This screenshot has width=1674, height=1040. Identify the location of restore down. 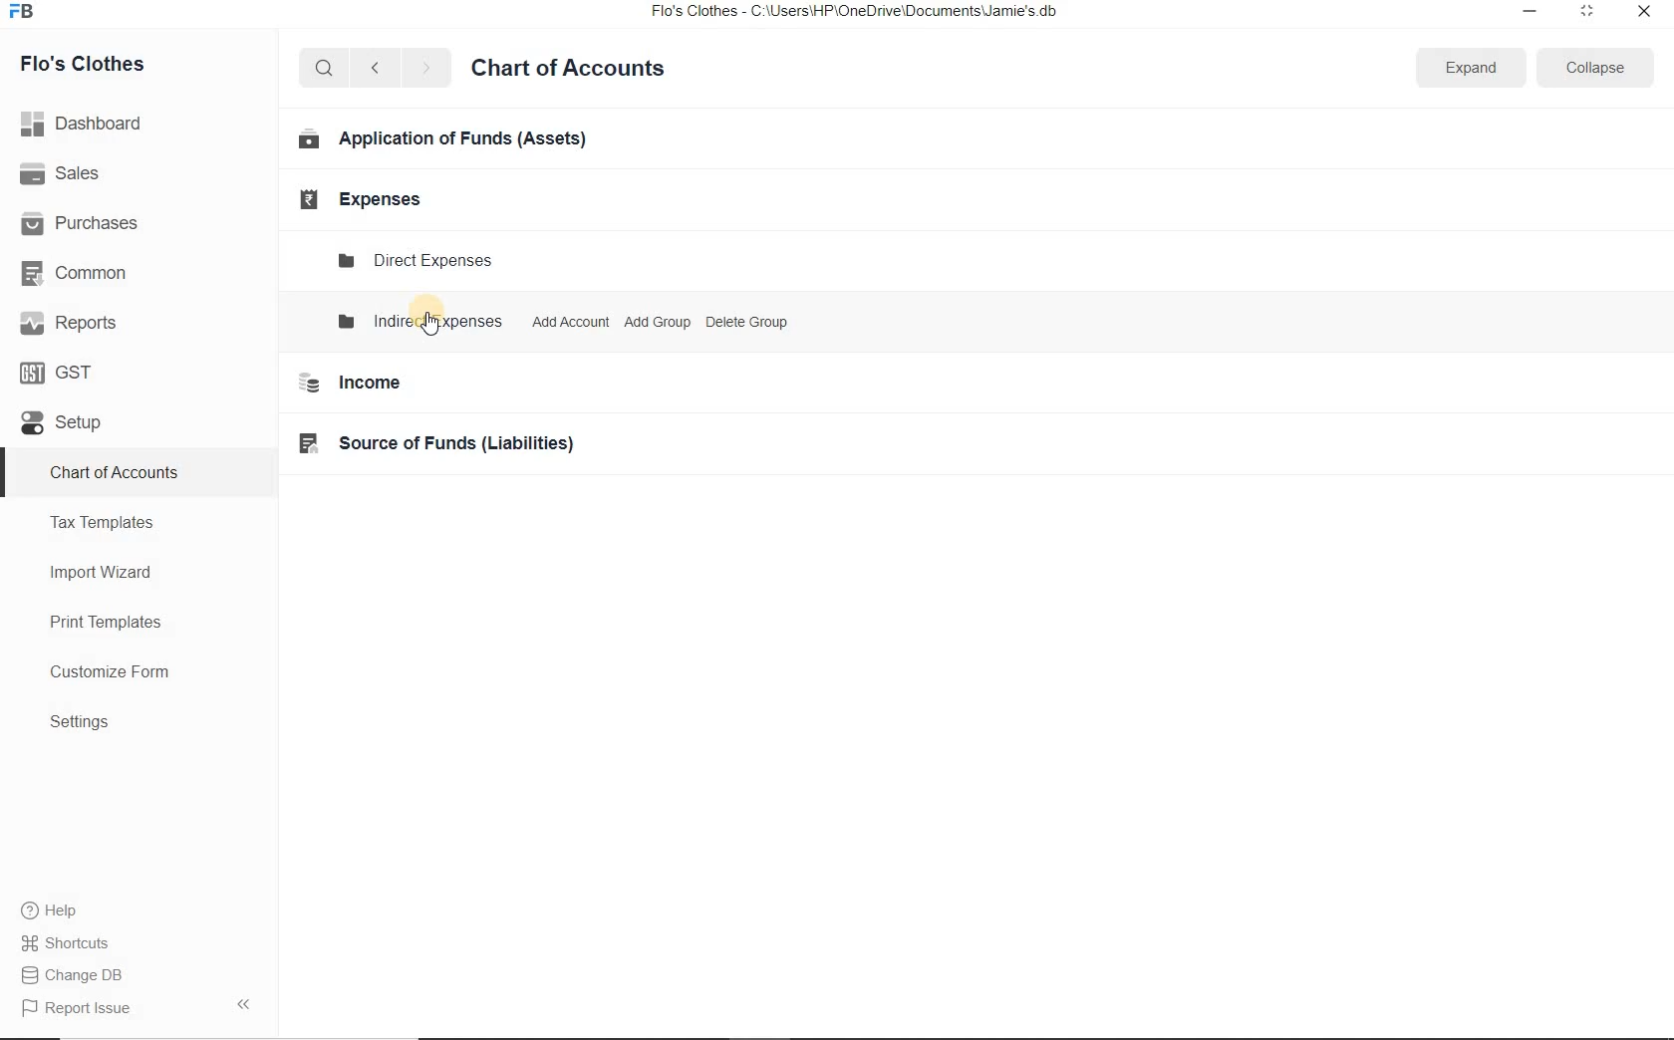
(1585, 15).